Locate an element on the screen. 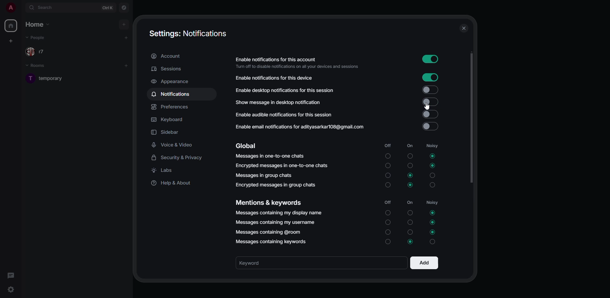 The width and height of the screenshot is (610, 298). create space is located at coordinates (12, 41).